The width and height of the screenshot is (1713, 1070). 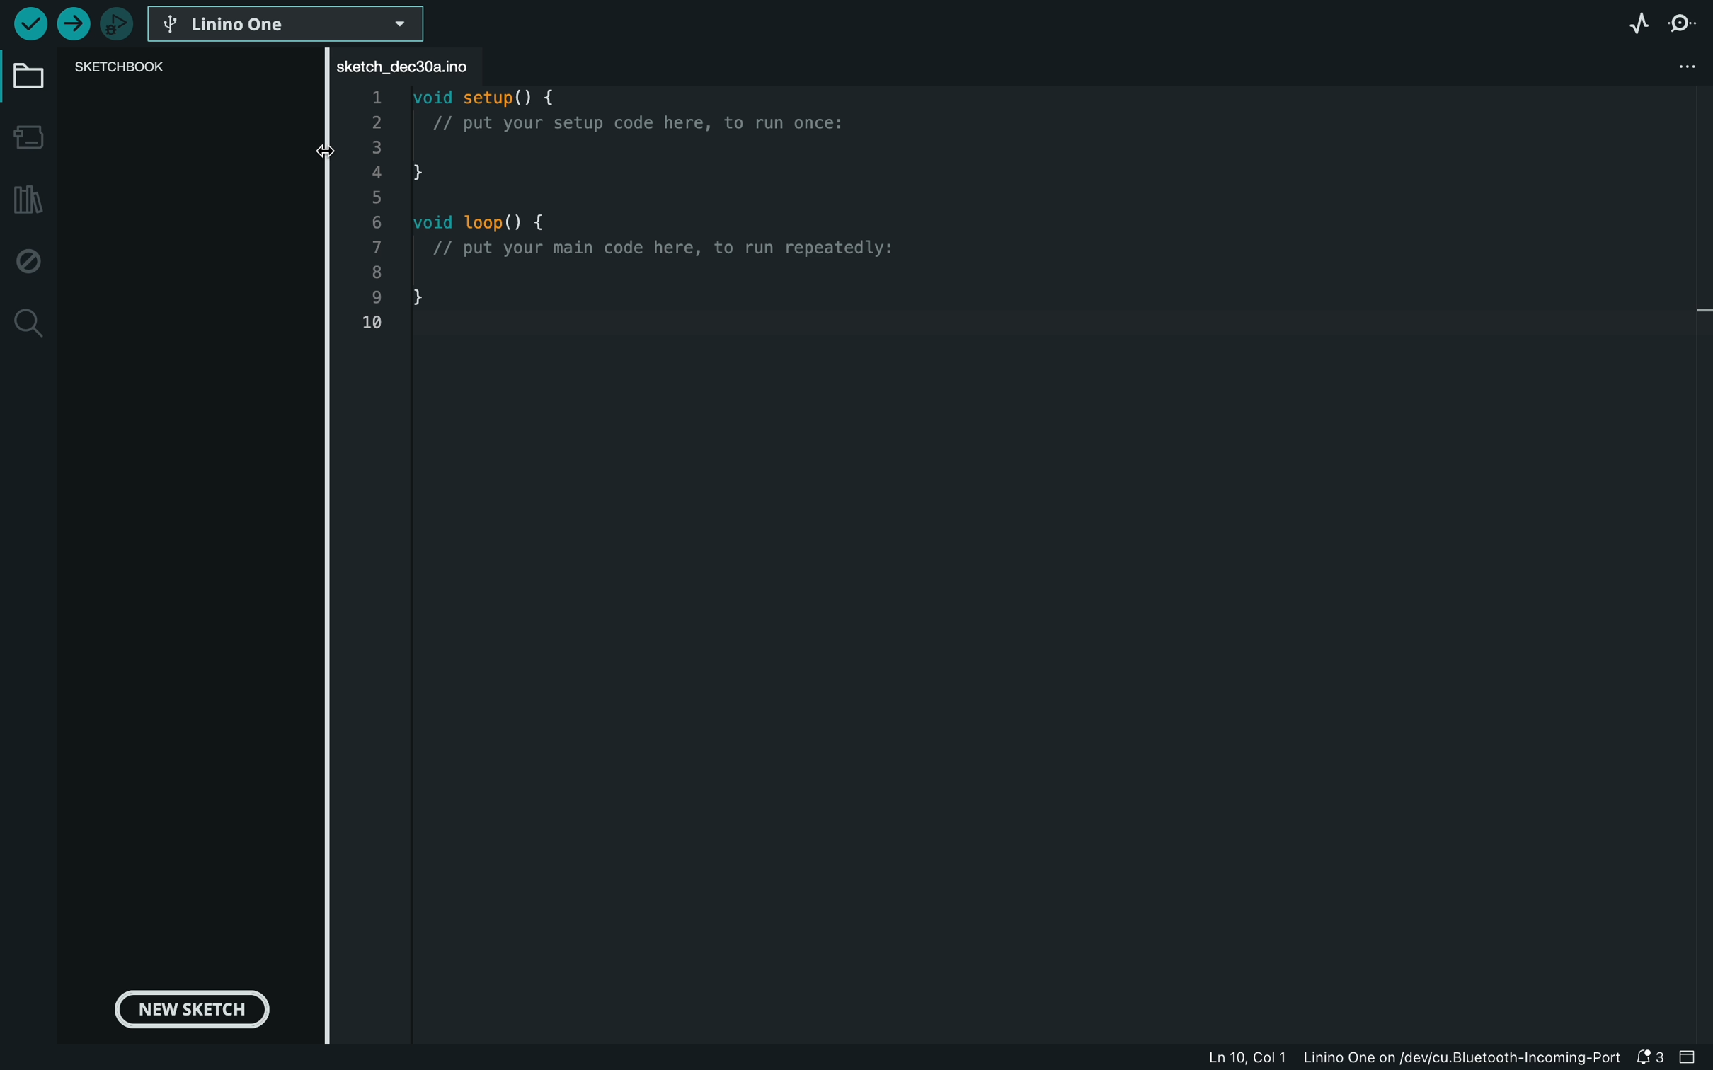 What do you see at coordinates (25, 321) in the screenshot?
I see `search` at bounding box center [25, 321].